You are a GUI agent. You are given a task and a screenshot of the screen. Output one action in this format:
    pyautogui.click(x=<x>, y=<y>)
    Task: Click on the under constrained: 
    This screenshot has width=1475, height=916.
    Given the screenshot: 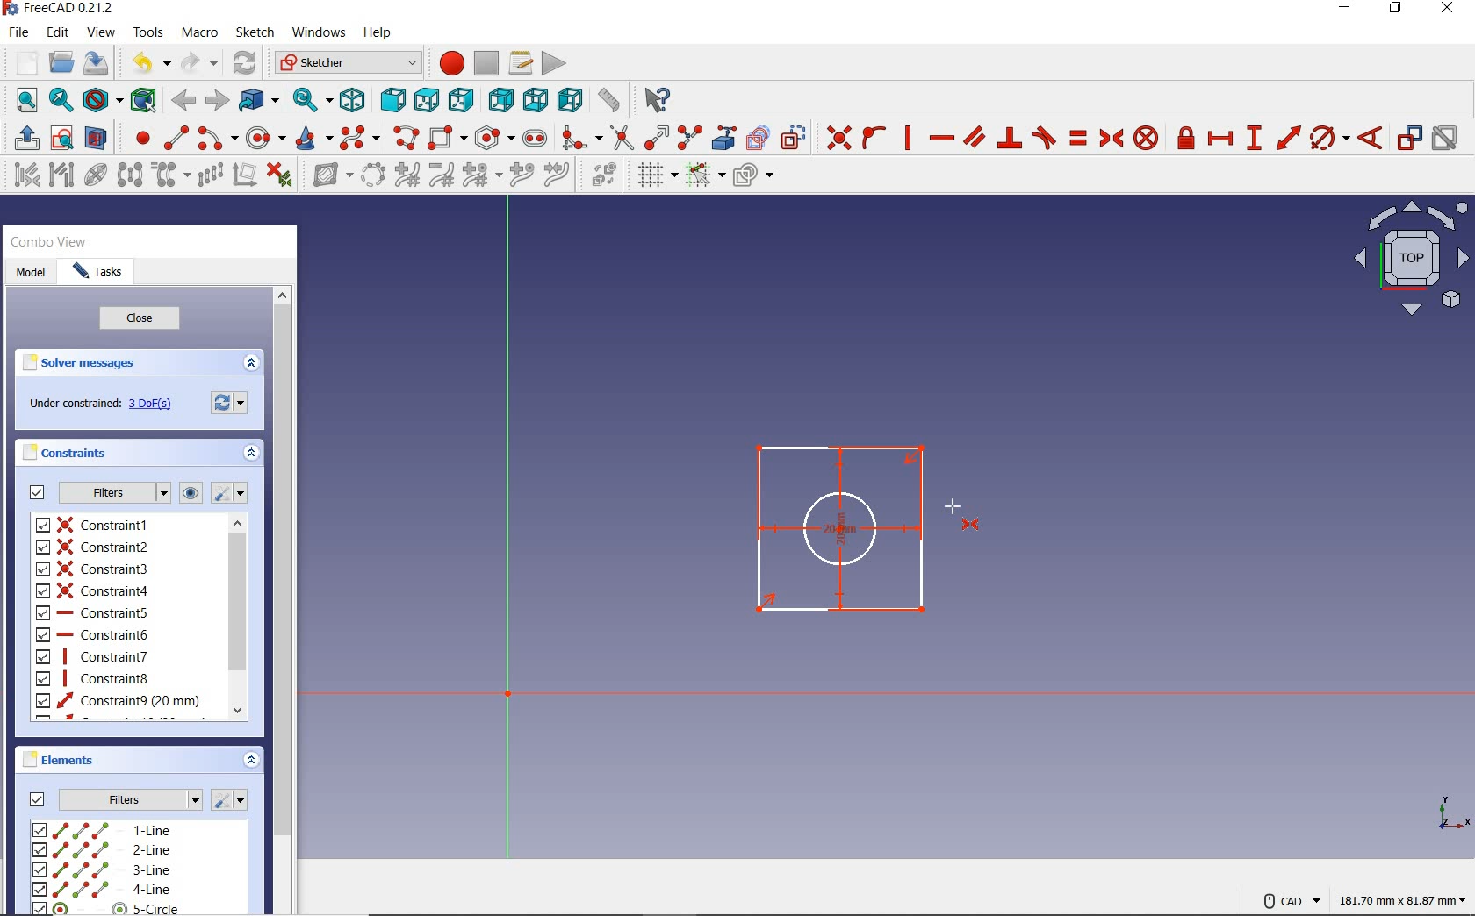 What is the action you would take?
    pyautogui.click(x=73, y=401)
    